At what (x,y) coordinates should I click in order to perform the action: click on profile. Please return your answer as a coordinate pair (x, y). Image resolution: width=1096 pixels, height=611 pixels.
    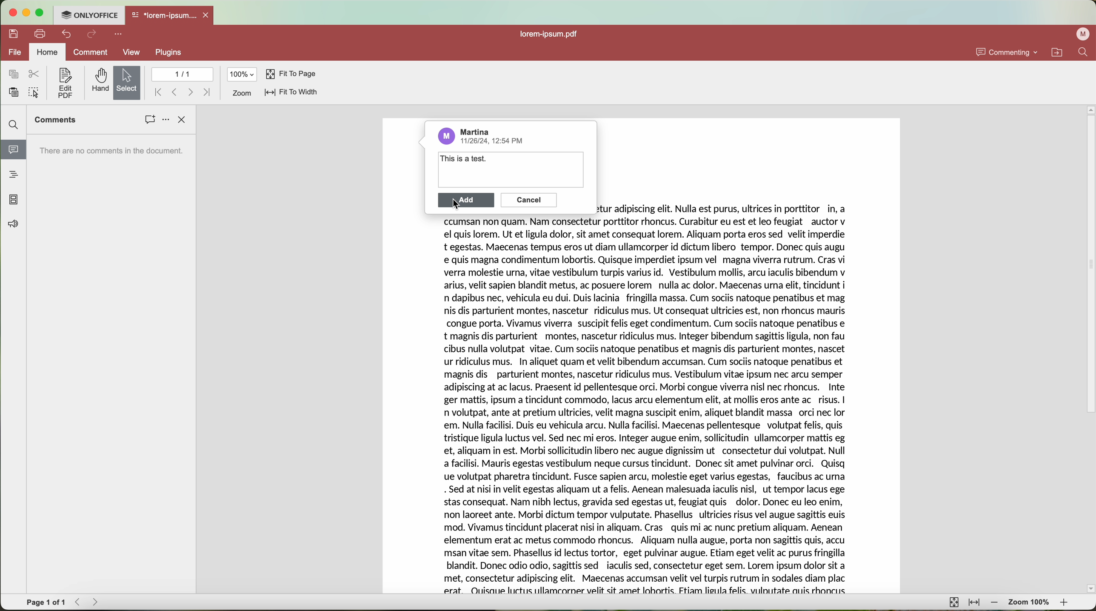
    Looking at the image, I should click on (1082, 35).